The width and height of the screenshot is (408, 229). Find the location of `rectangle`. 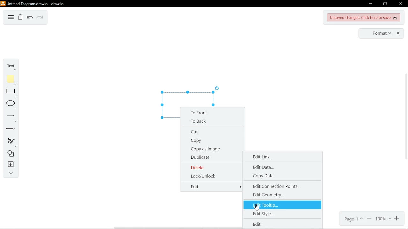

rectangle is located at coordinates (11, 94).